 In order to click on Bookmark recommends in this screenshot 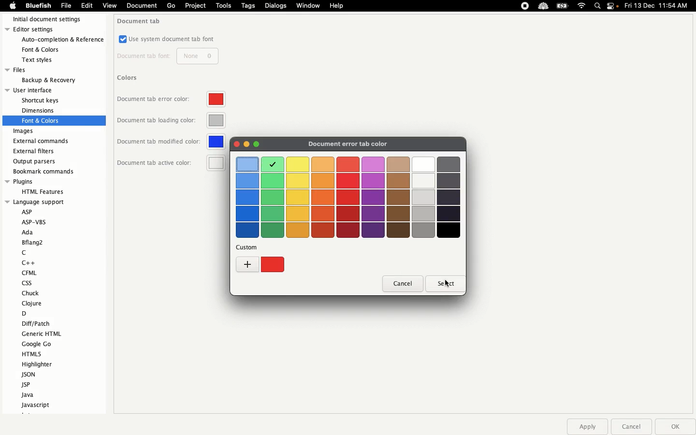, I will do `click(44, 171)`.